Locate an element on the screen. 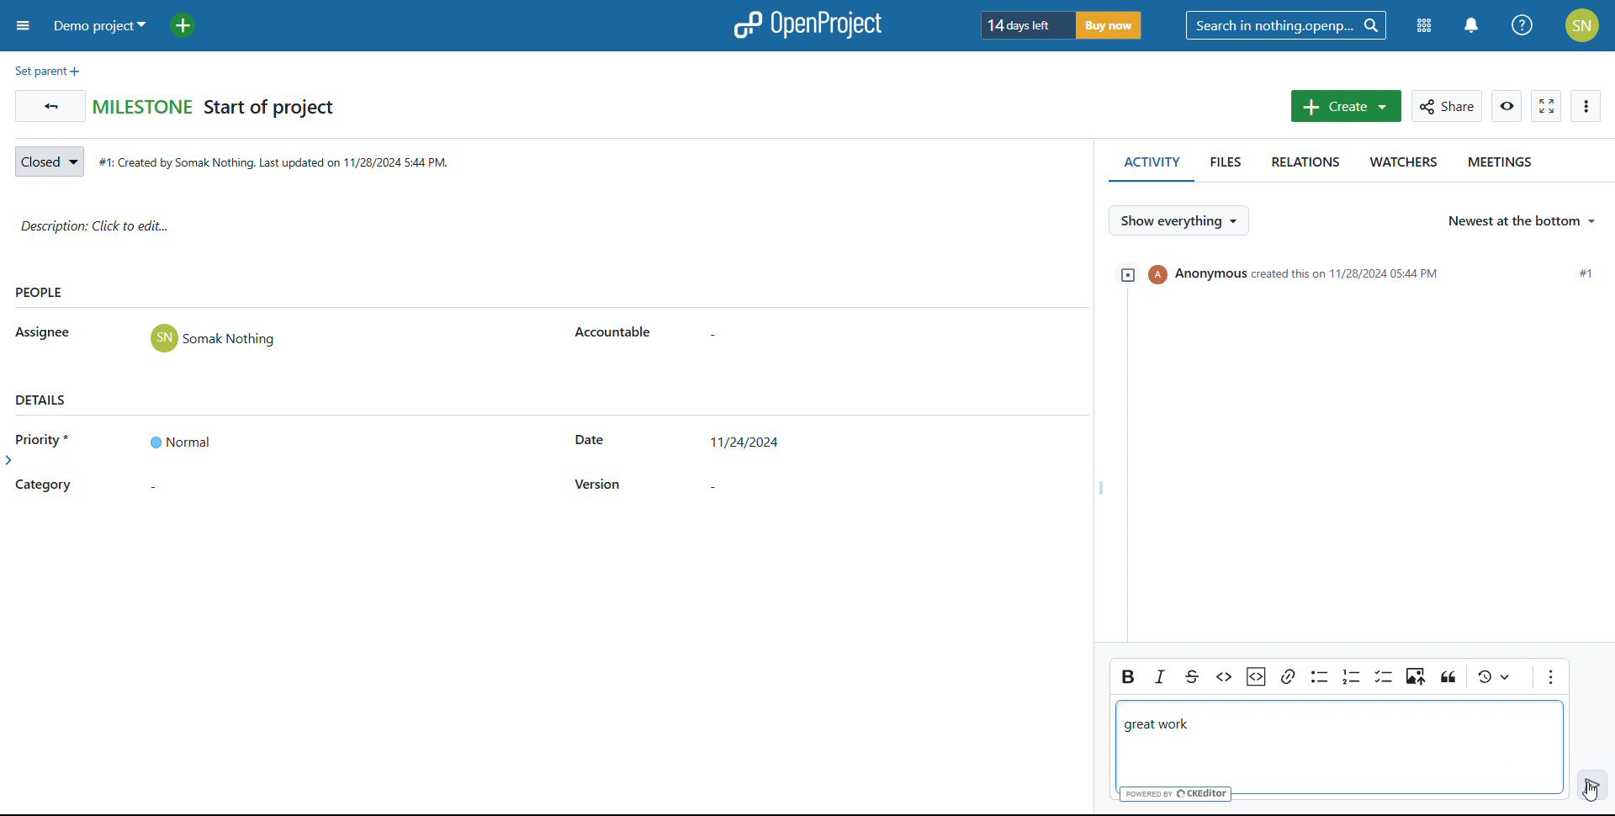 Image resolution: width=1615 pixels, height=816 pixels. files is located at coordinates (1223, 167).